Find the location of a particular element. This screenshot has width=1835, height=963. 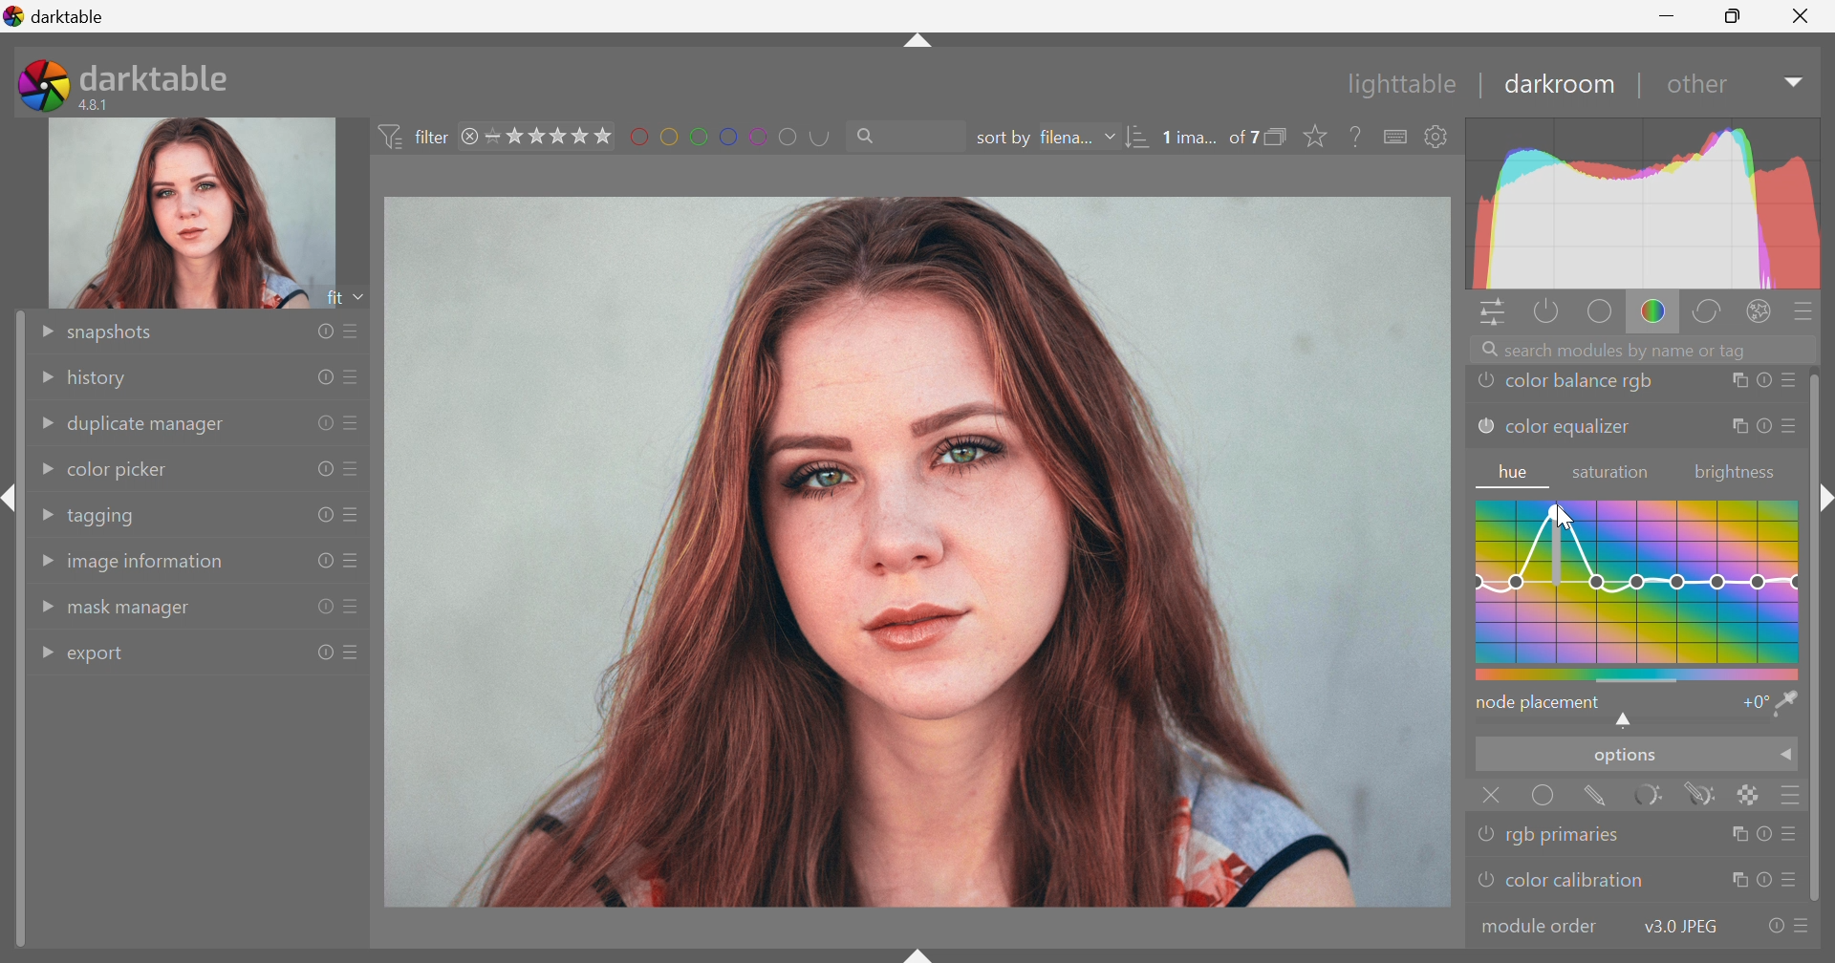

'color calibration' is switched off is located at coordinates (1482, 883).